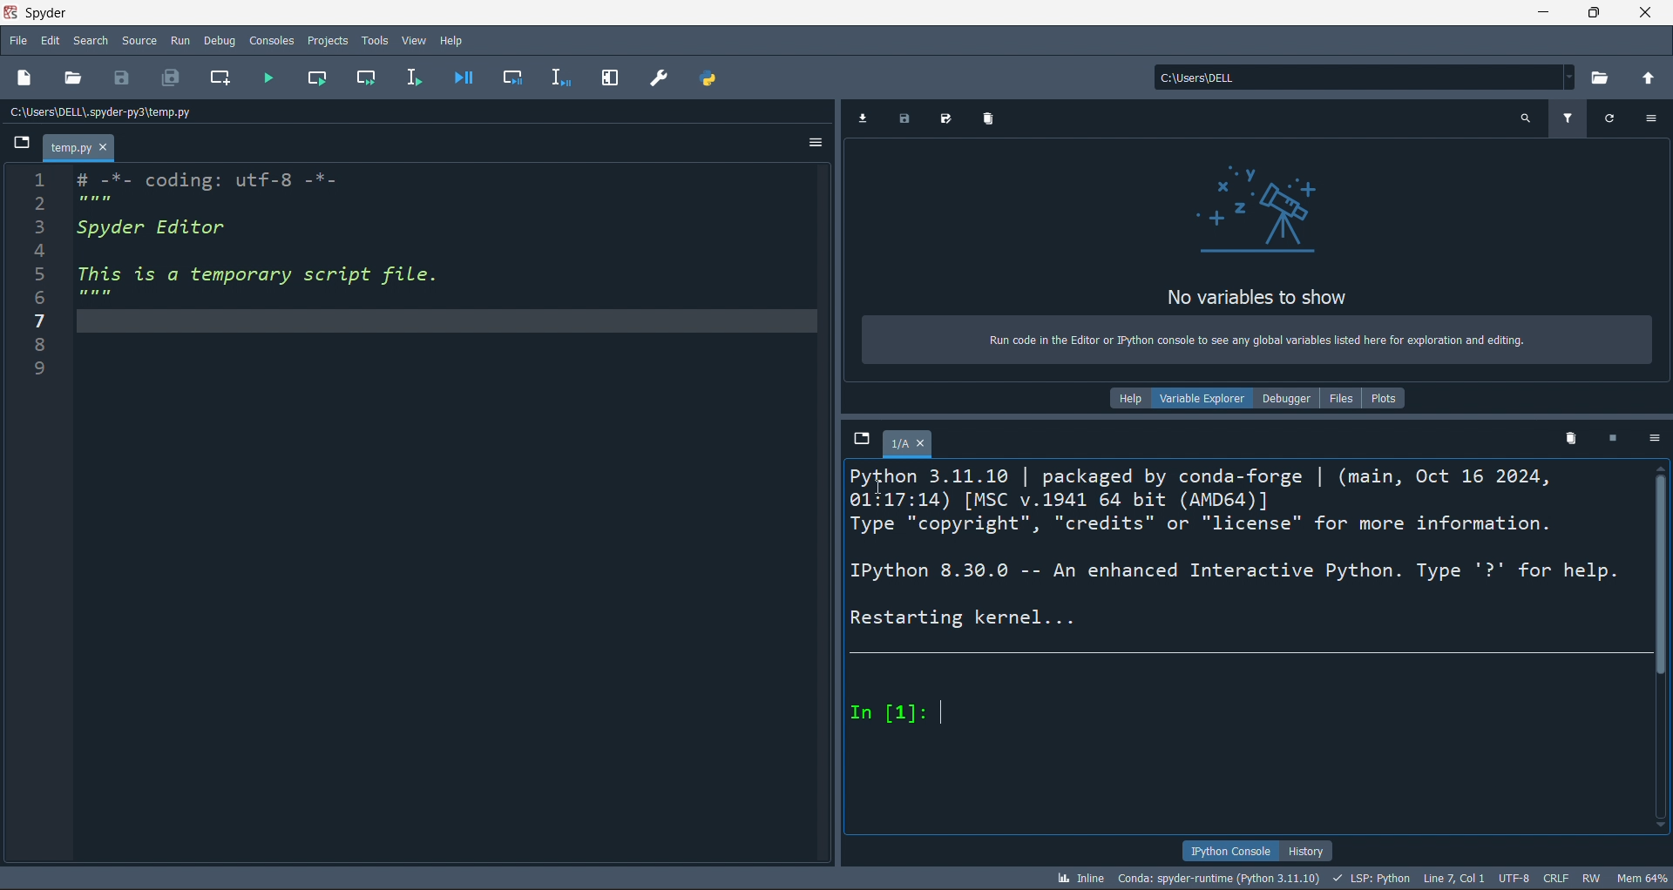  Describe the element at coordinates (1663, 651) in the screenshot. I see `scroll bar` at that location.